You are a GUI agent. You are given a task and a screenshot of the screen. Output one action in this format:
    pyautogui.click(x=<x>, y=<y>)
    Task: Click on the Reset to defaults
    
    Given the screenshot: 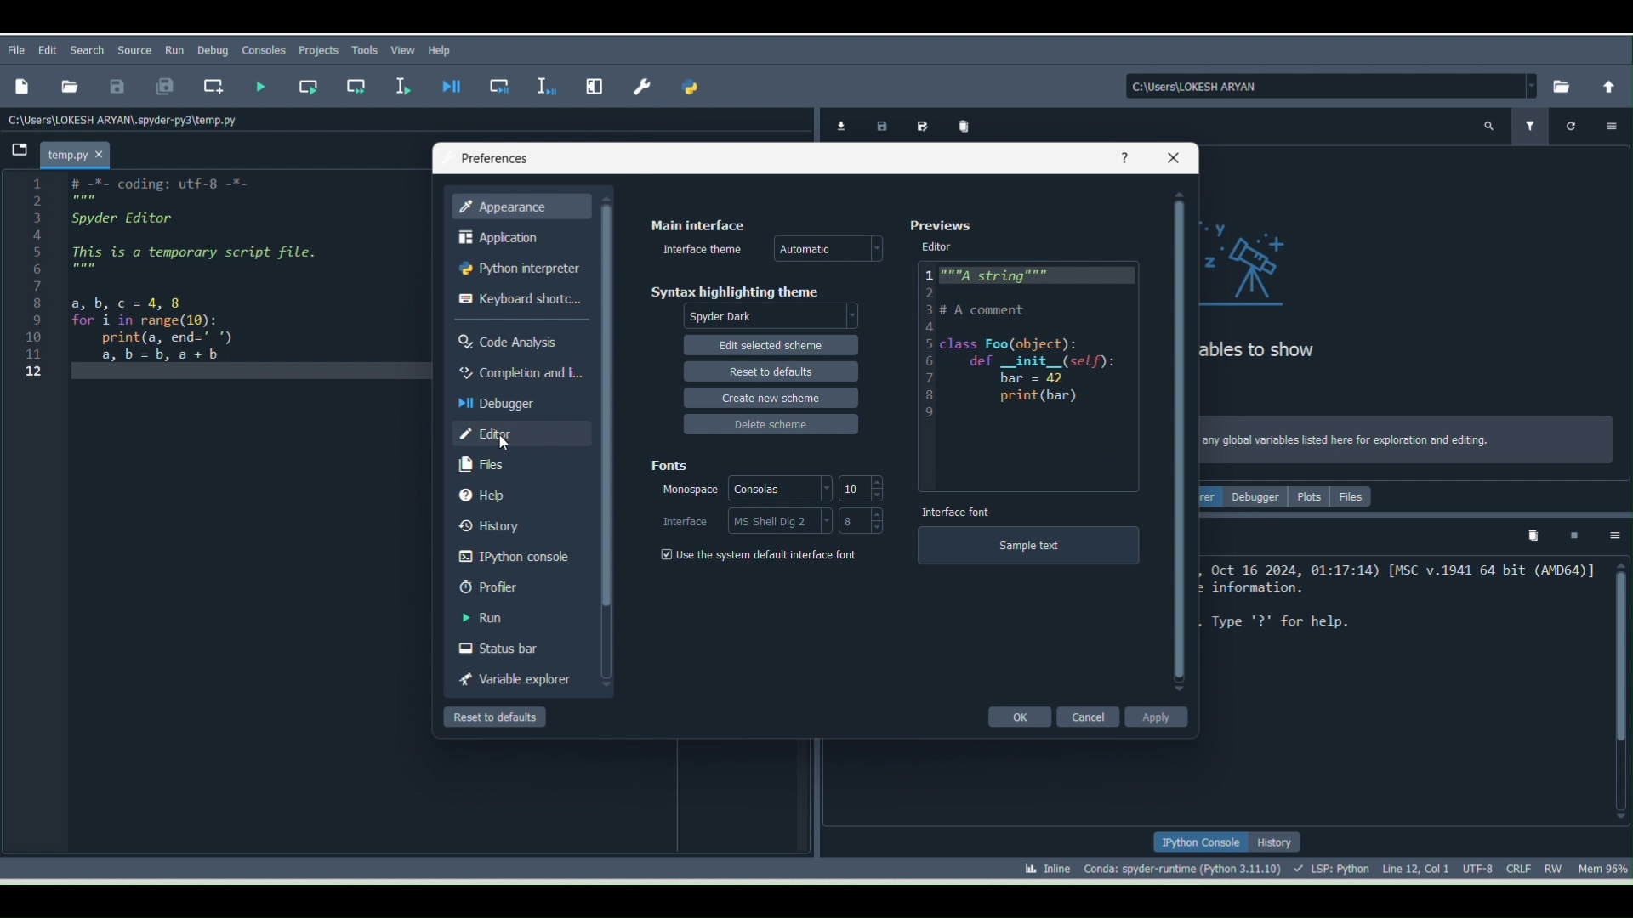 What is the action you would take?
    pyautogui.click(x=490, y=716)
    